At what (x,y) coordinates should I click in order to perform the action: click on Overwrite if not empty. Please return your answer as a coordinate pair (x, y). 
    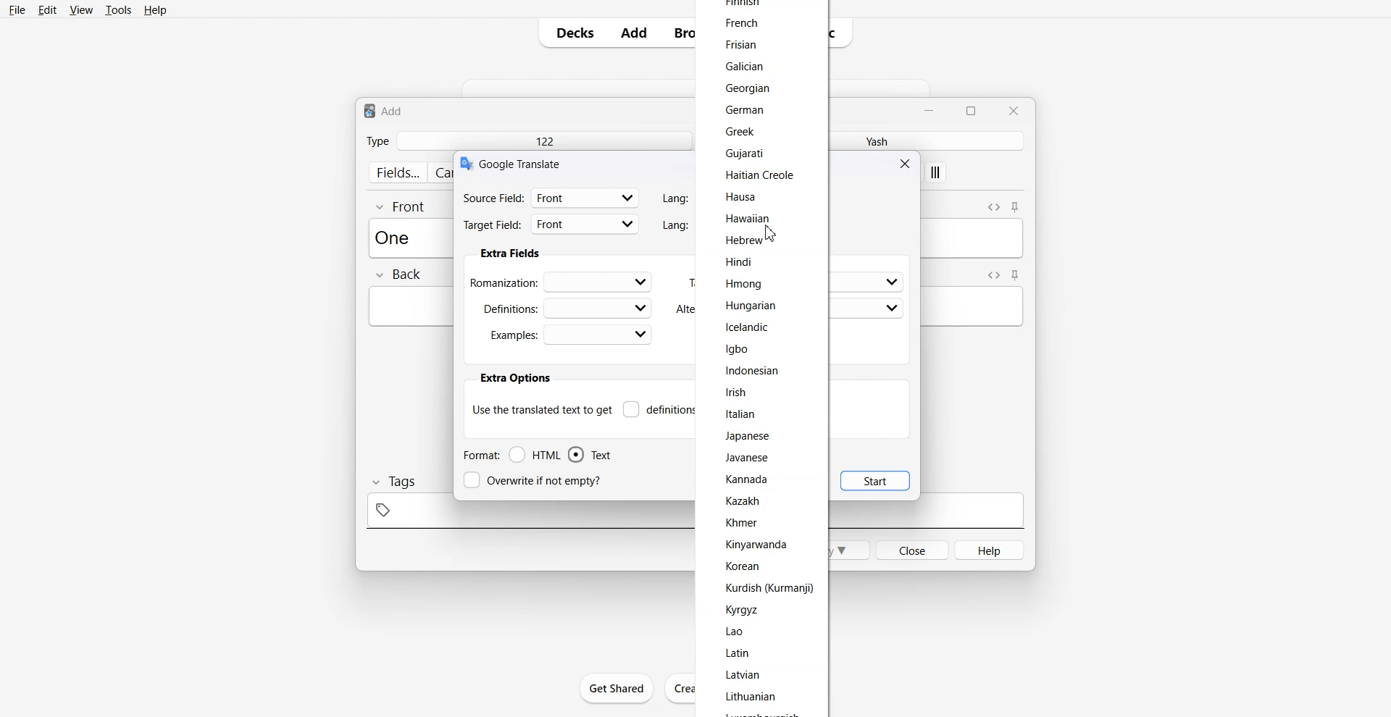
    Looking at the image, I should click on (535, 480).